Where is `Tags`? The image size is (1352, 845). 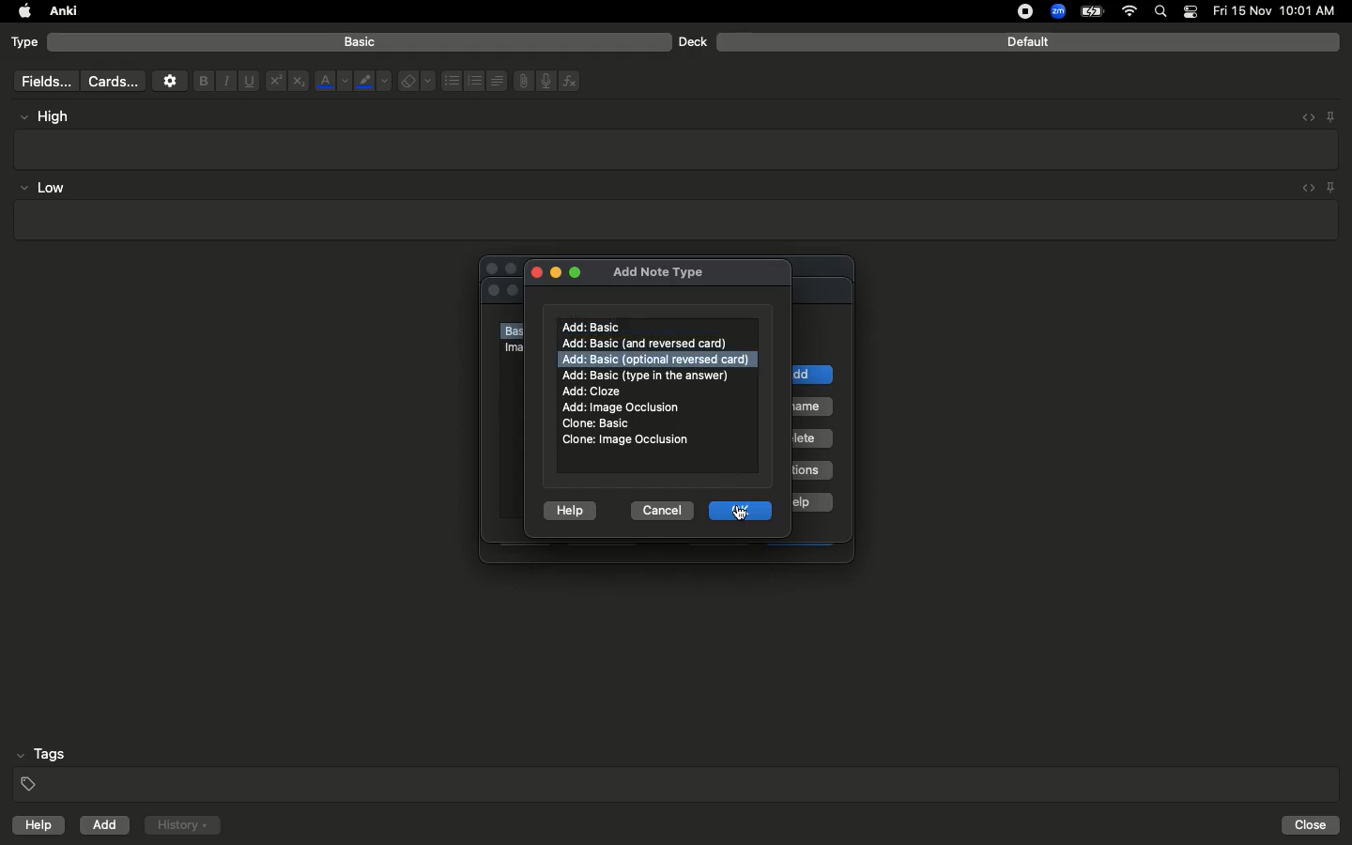
Tags is located at coordinates (678, 770).